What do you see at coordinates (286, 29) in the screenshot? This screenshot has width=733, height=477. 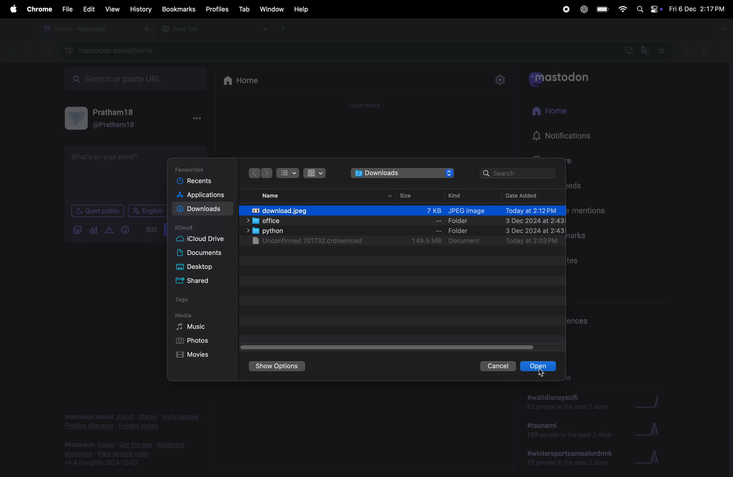 I see `new tab` at bounding box center [286, 29].